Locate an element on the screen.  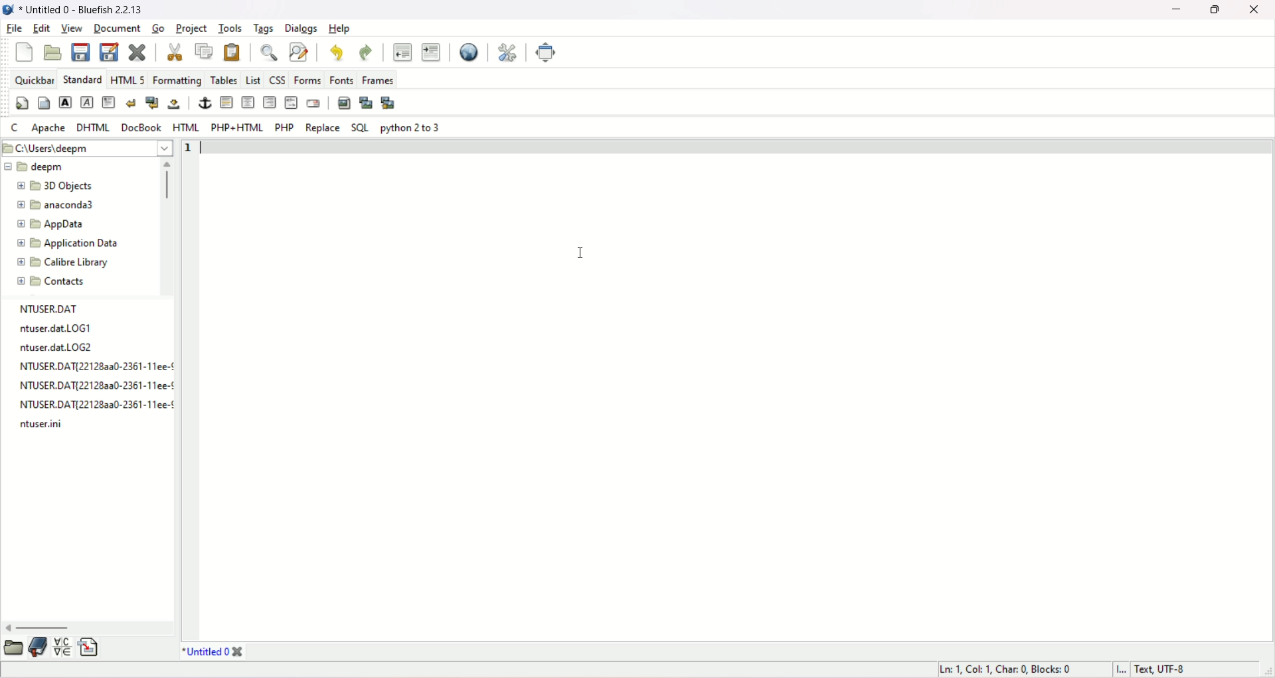
view in browser is located at coordinates (469, 51).